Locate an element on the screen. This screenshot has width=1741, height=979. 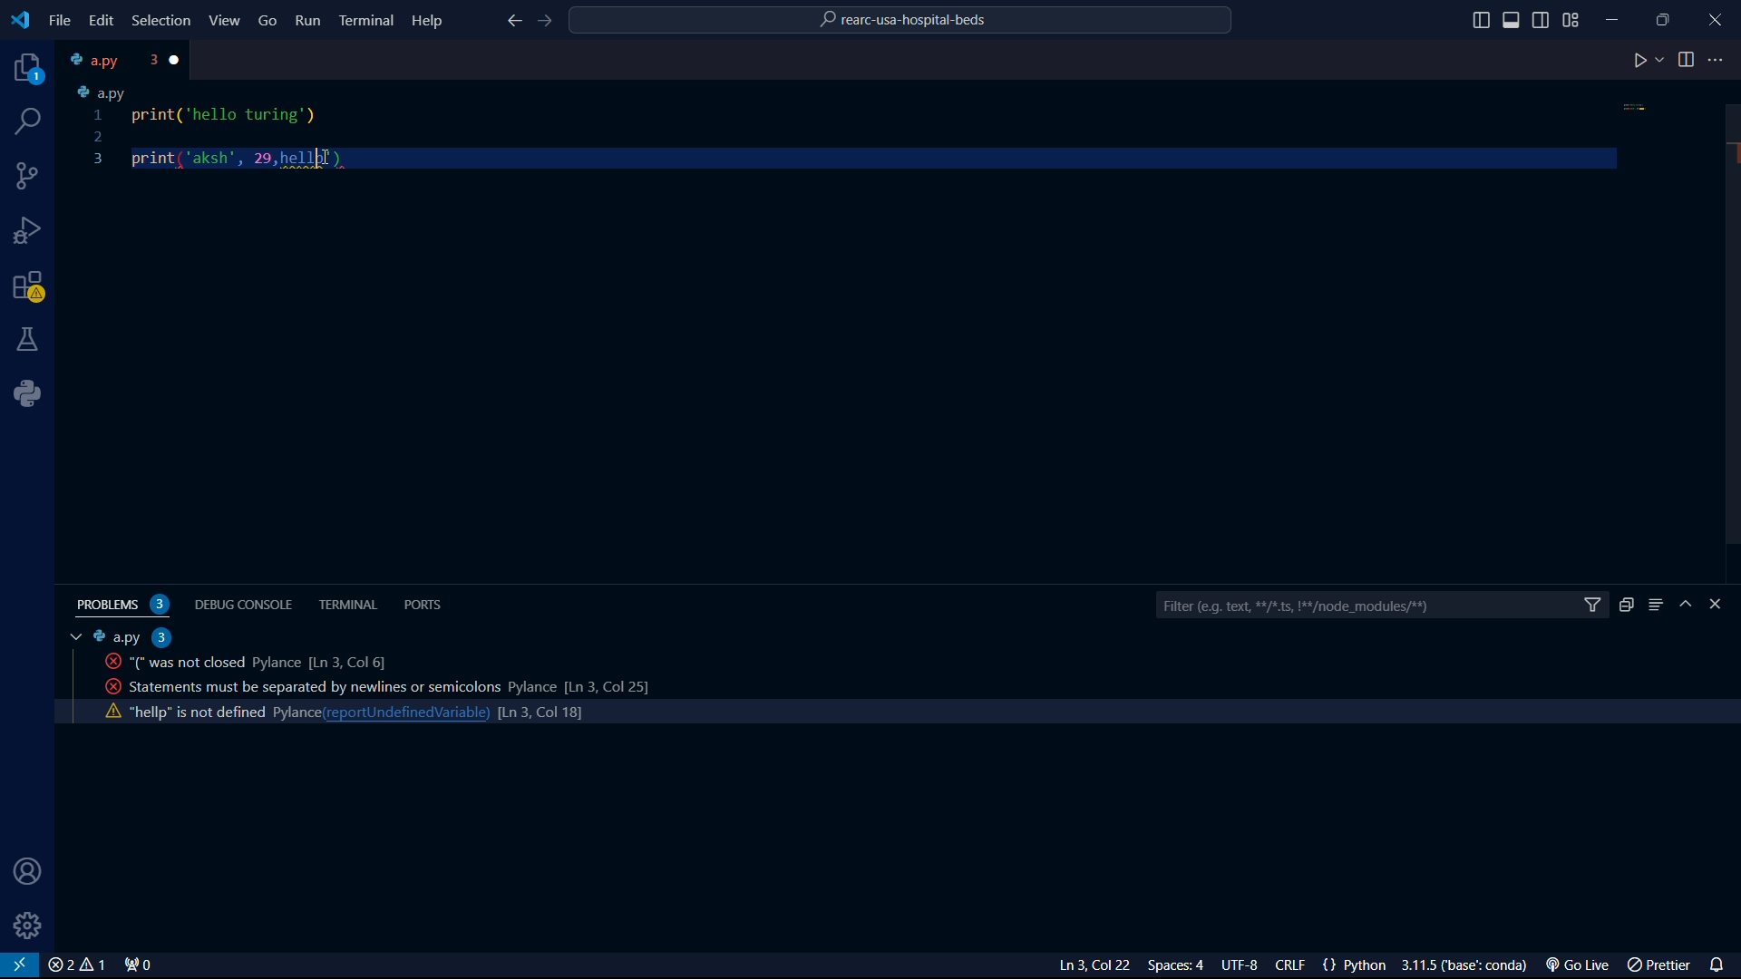
activity code is located at coordinates (199, 710).